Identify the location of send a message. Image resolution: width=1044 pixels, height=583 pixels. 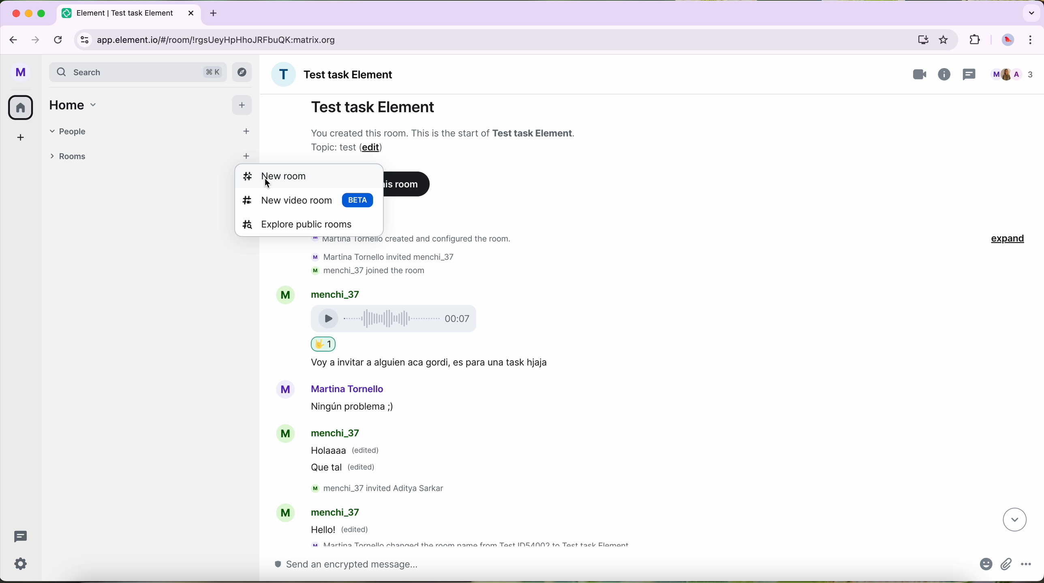
(611, 568).